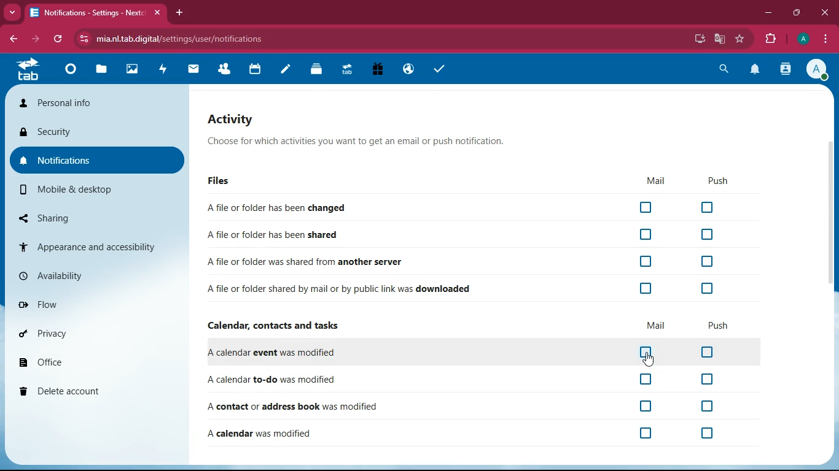  I want to click on Deck, so click(318, 71).